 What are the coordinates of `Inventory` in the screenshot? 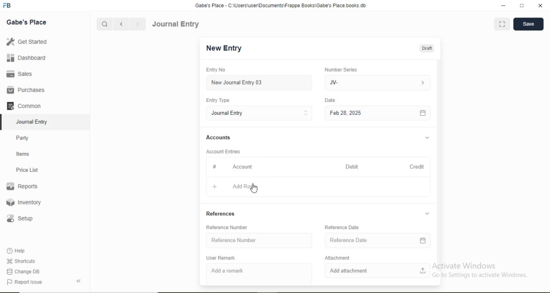 It's located at (24, 202).